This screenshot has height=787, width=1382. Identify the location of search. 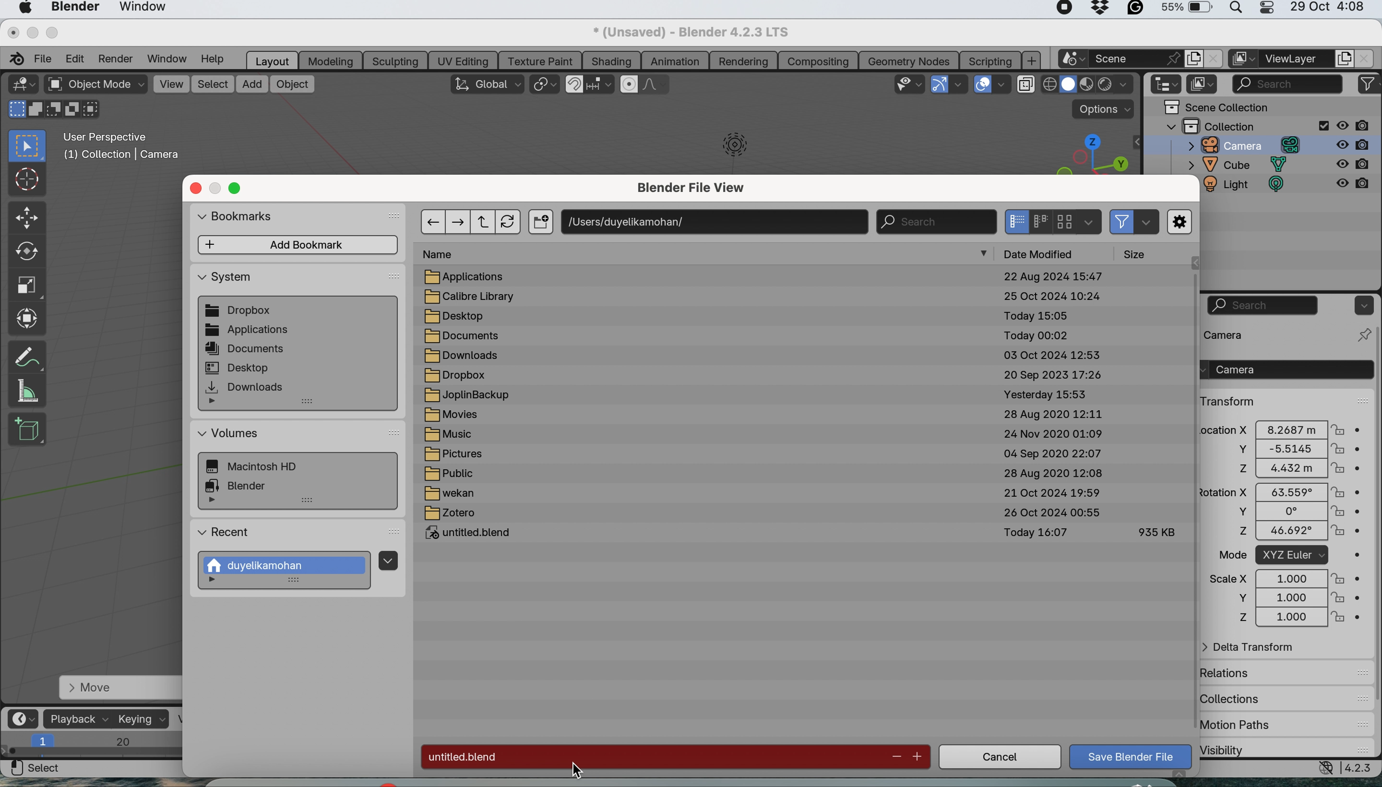
(935, 221).